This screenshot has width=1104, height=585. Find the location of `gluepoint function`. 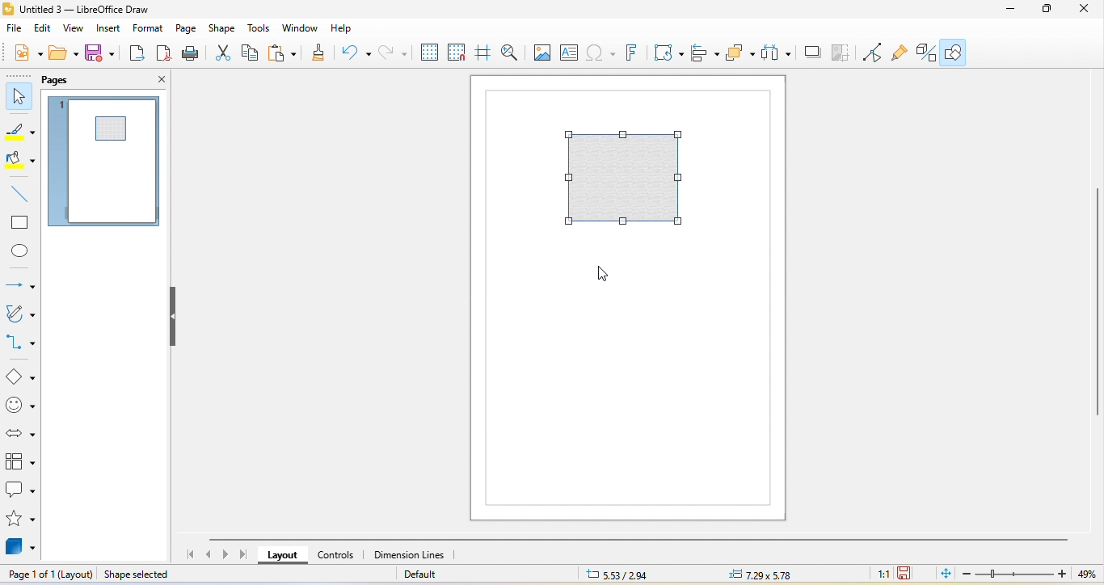

gluepoint function is located at coordinates (900, 53).